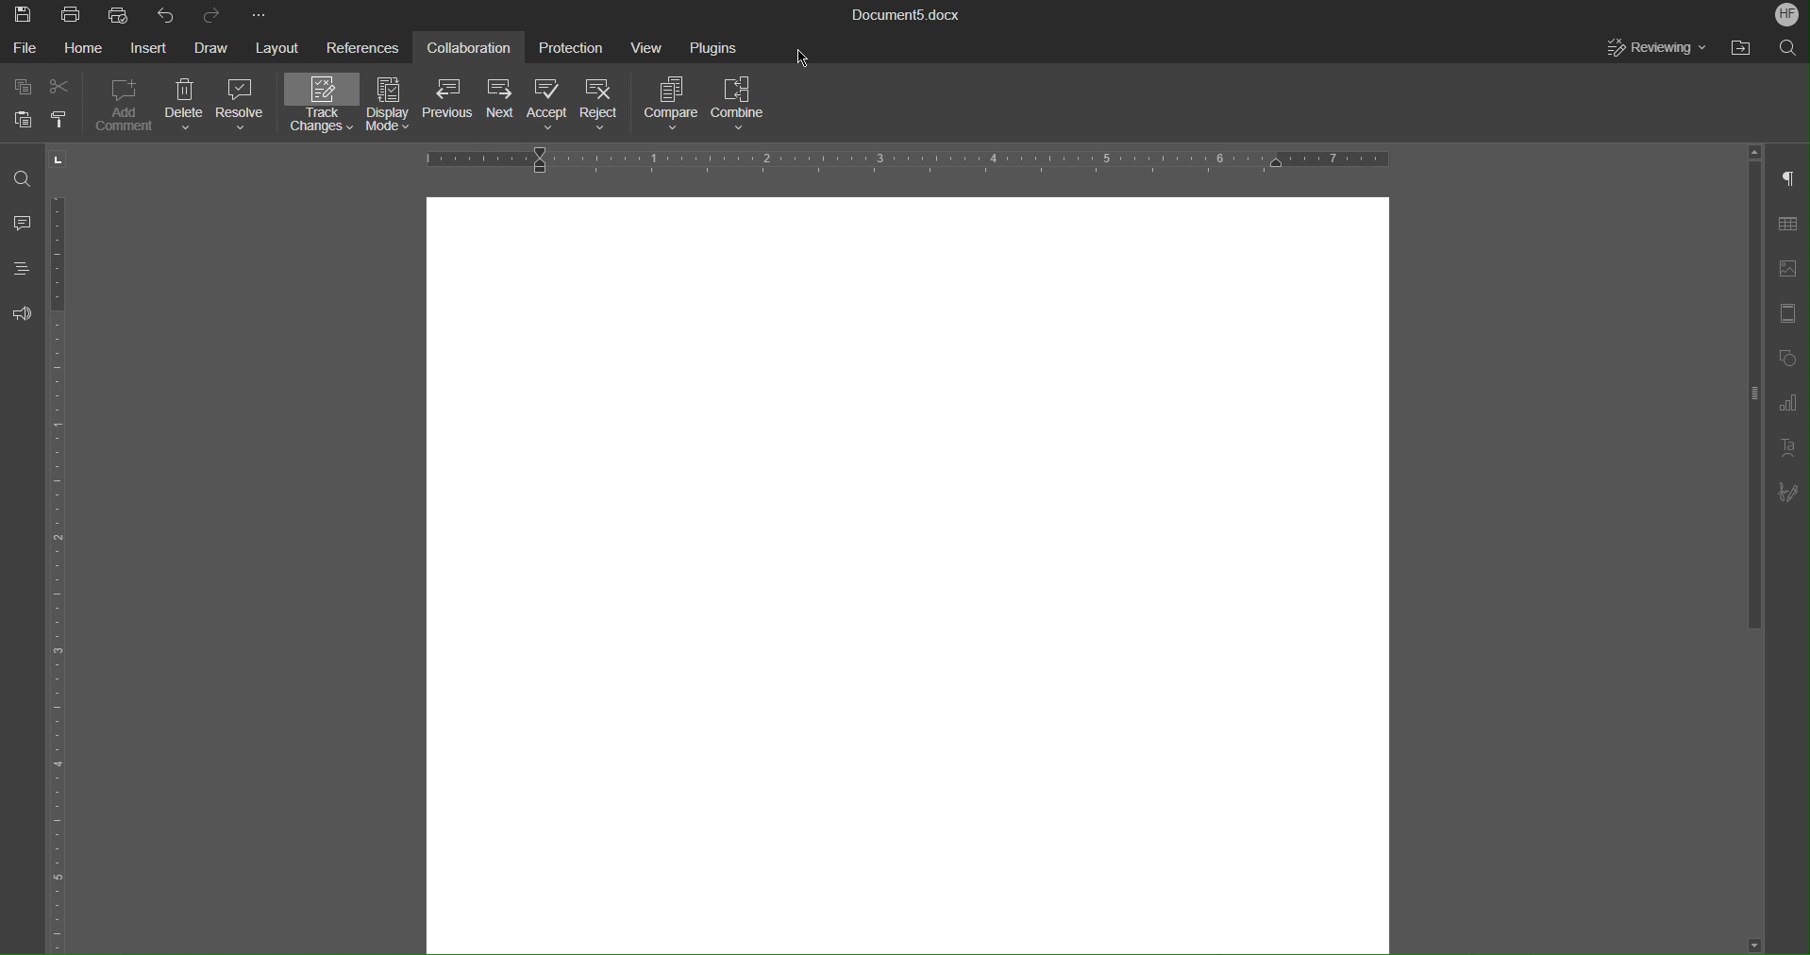 This screenshot has height=955, width=1810. What do you see at coordinates (60, 576) in the screenshot?
I see `Vertical Ruler` at bounding box center [60, 576].